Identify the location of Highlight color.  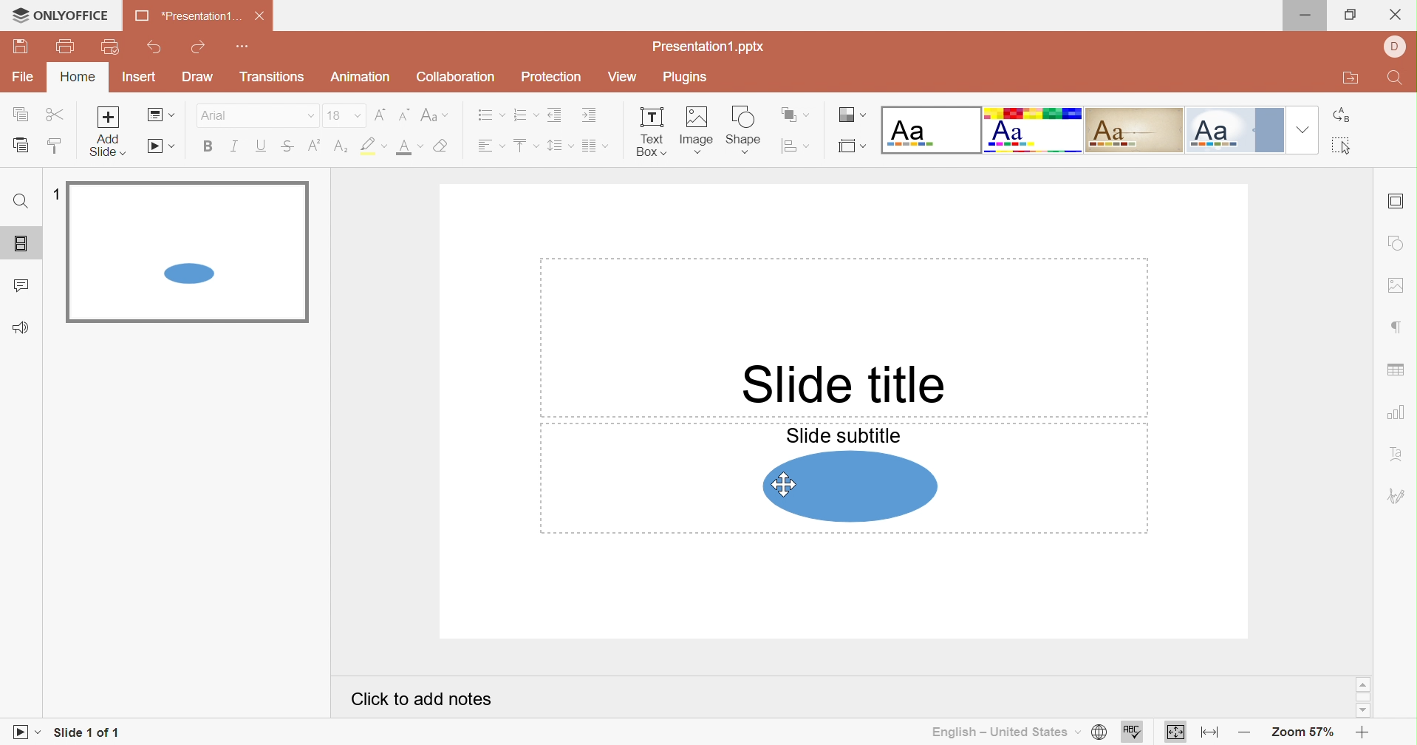
(371, 145).